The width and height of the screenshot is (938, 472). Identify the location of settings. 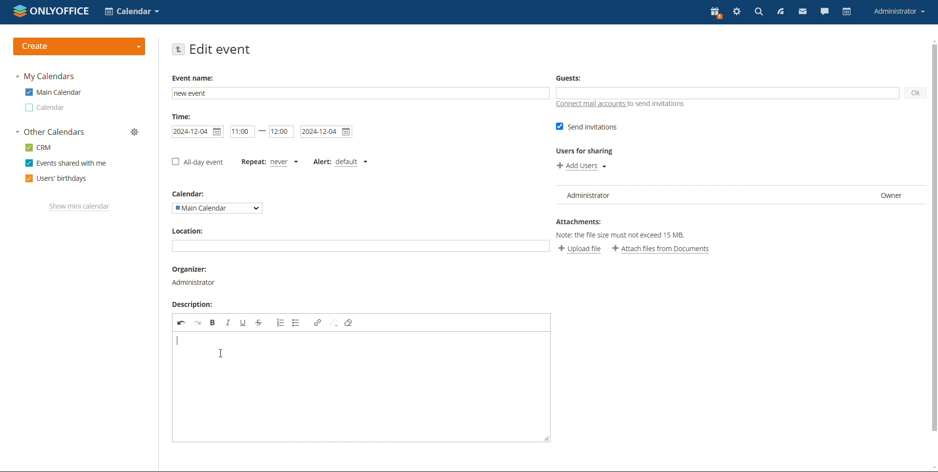
(736, 13).